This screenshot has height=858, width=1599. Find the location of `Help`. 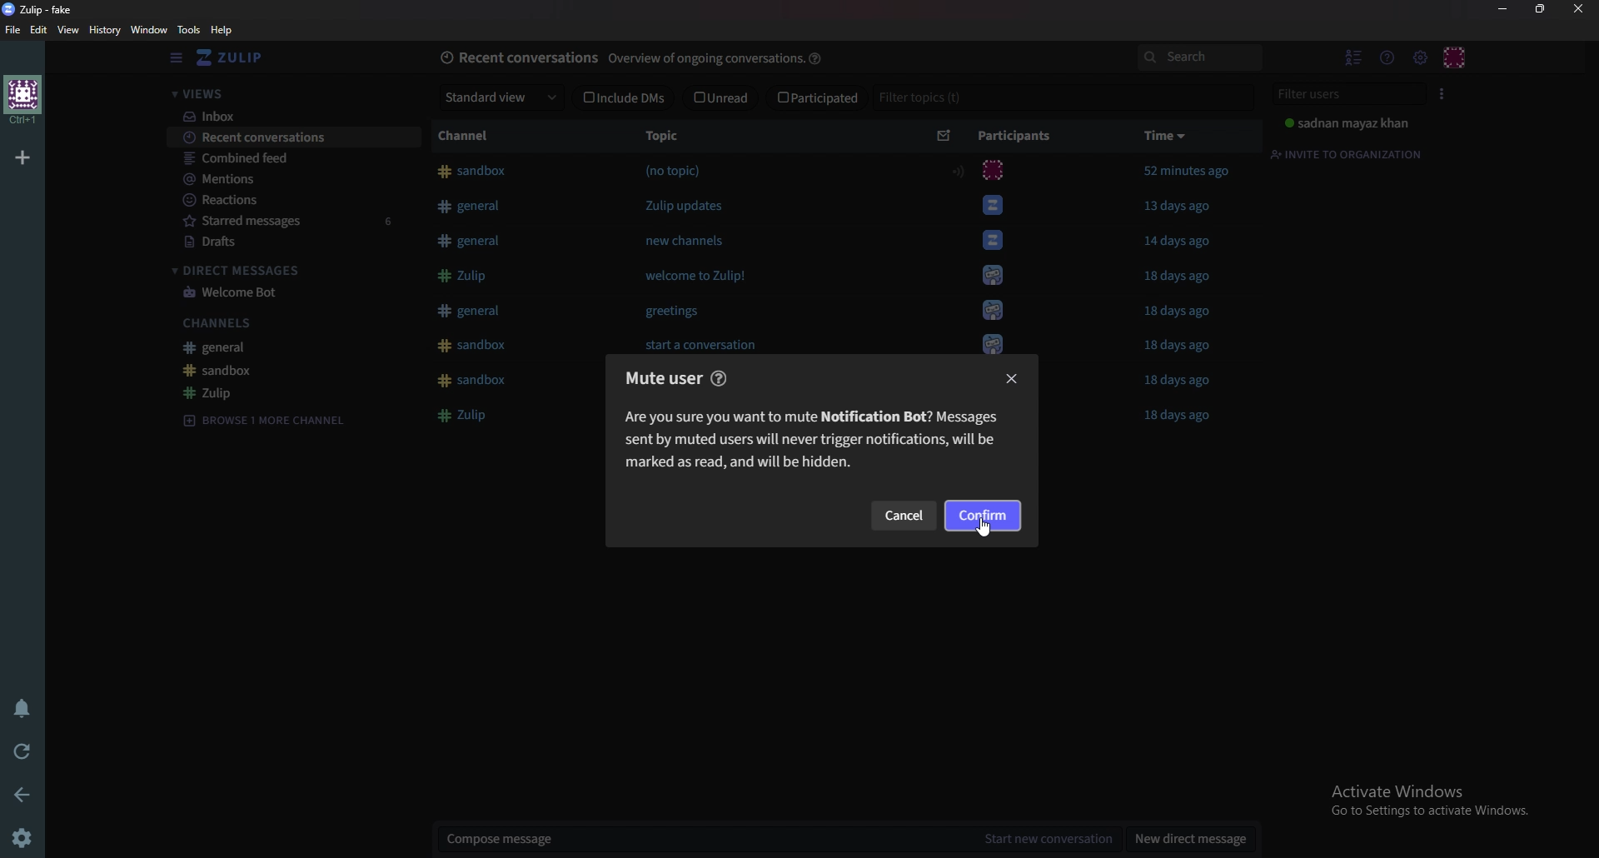

Help is located at coordinates (225, 30).